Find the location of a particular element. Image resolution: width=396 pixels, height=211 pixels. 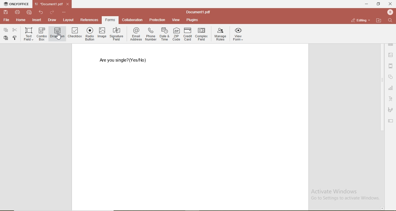

redo is located at coordinates (52, 12).